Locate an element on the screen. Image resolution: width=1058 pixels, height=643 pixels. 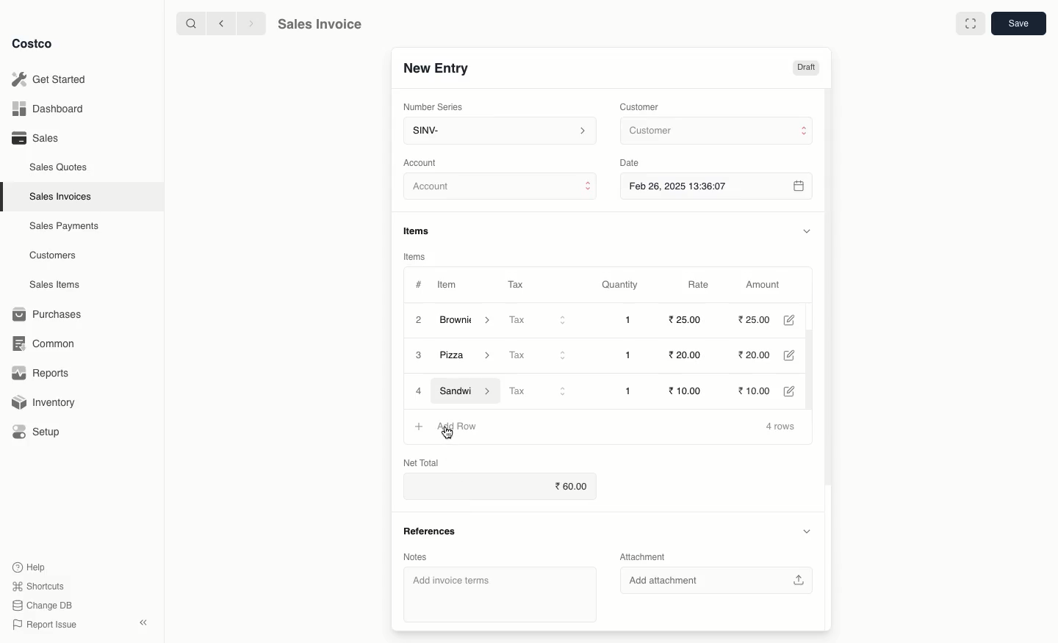
25.00 is located at coordinates (756, 320).